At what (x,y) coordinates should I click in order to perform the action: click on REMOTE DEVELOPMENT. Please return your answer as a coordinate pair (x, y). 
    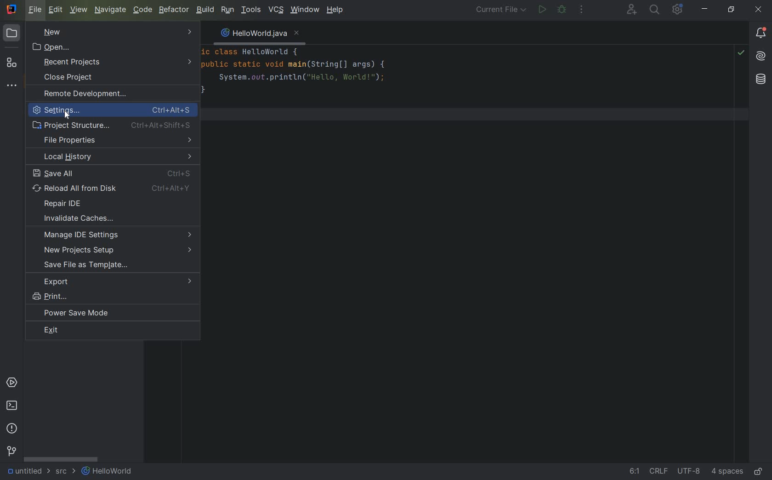
    Looking at the image, I should click on (104, 95).